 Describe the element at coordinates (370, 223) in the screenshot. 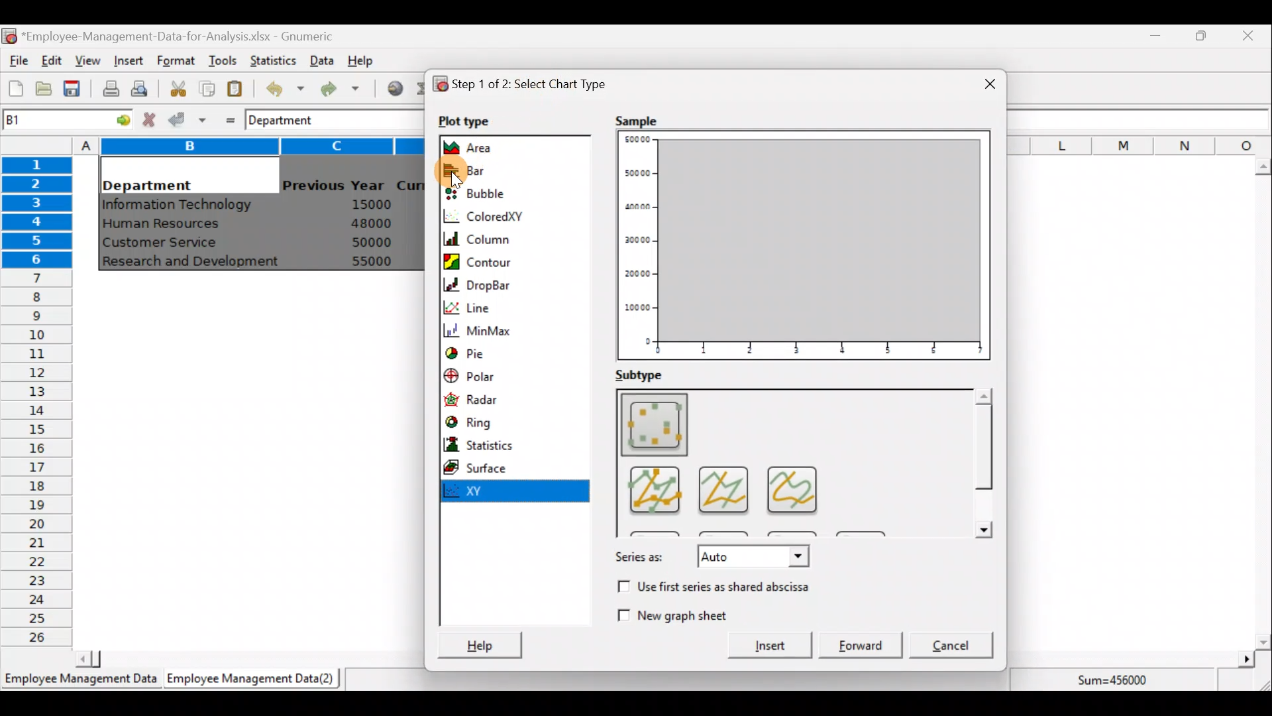

I see `48000` at that location.